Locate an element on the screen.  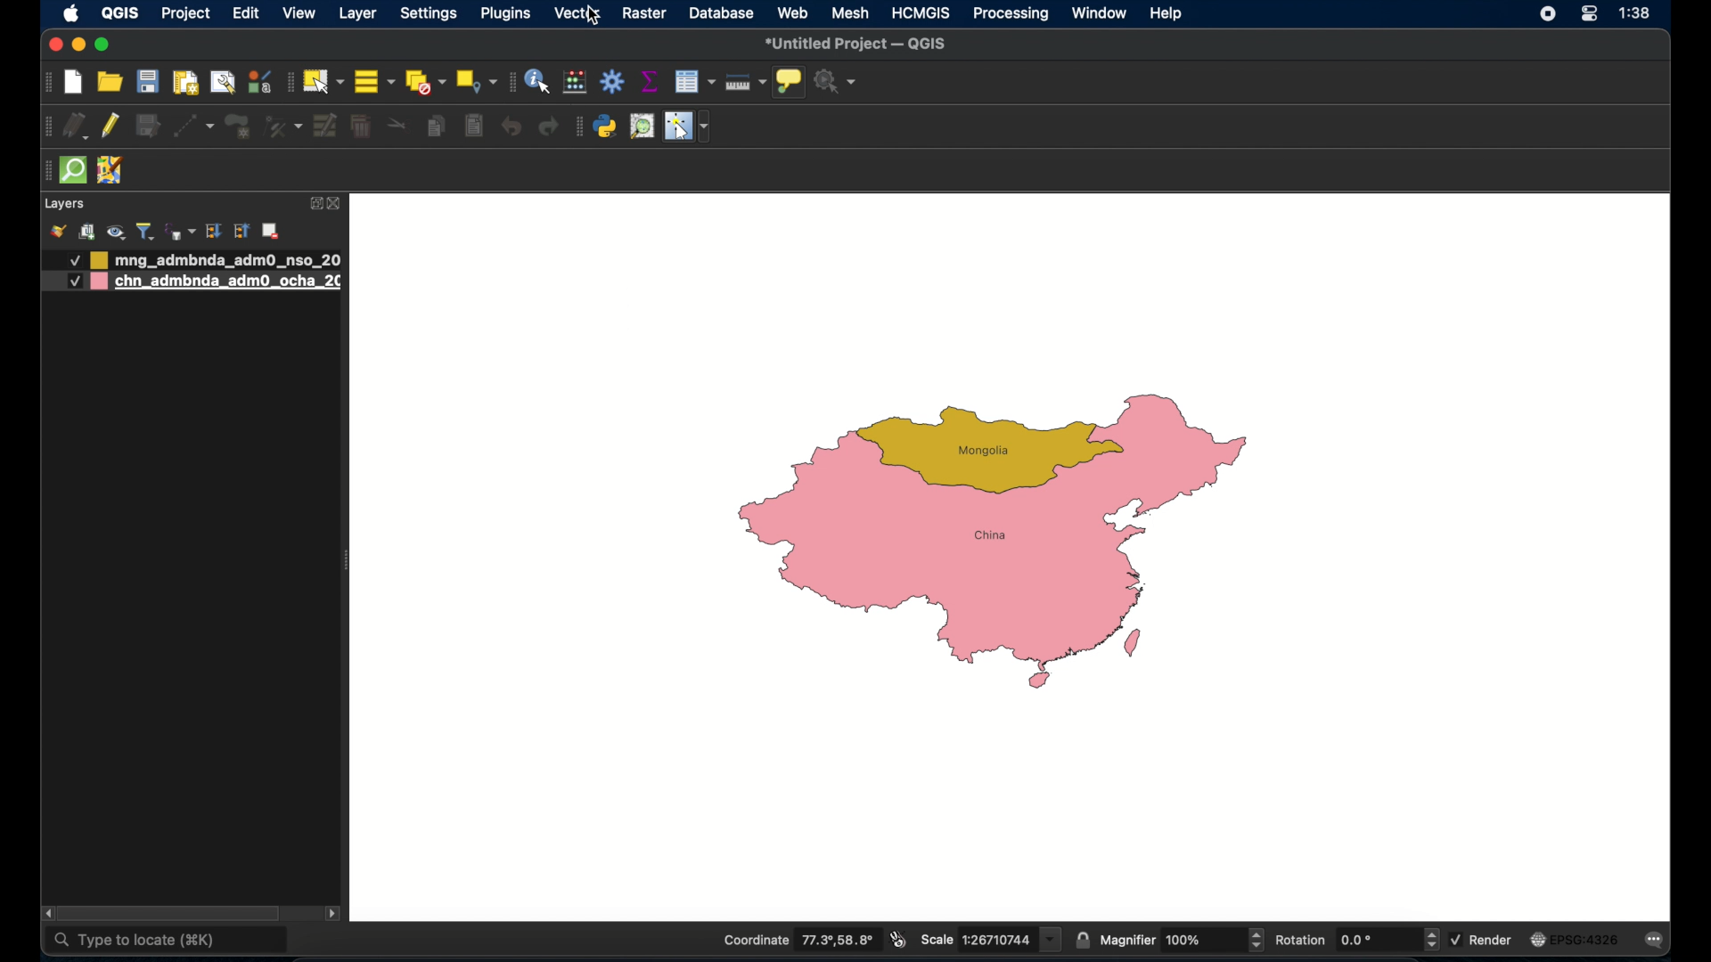
filter legend is located at coordinates (145, 231).